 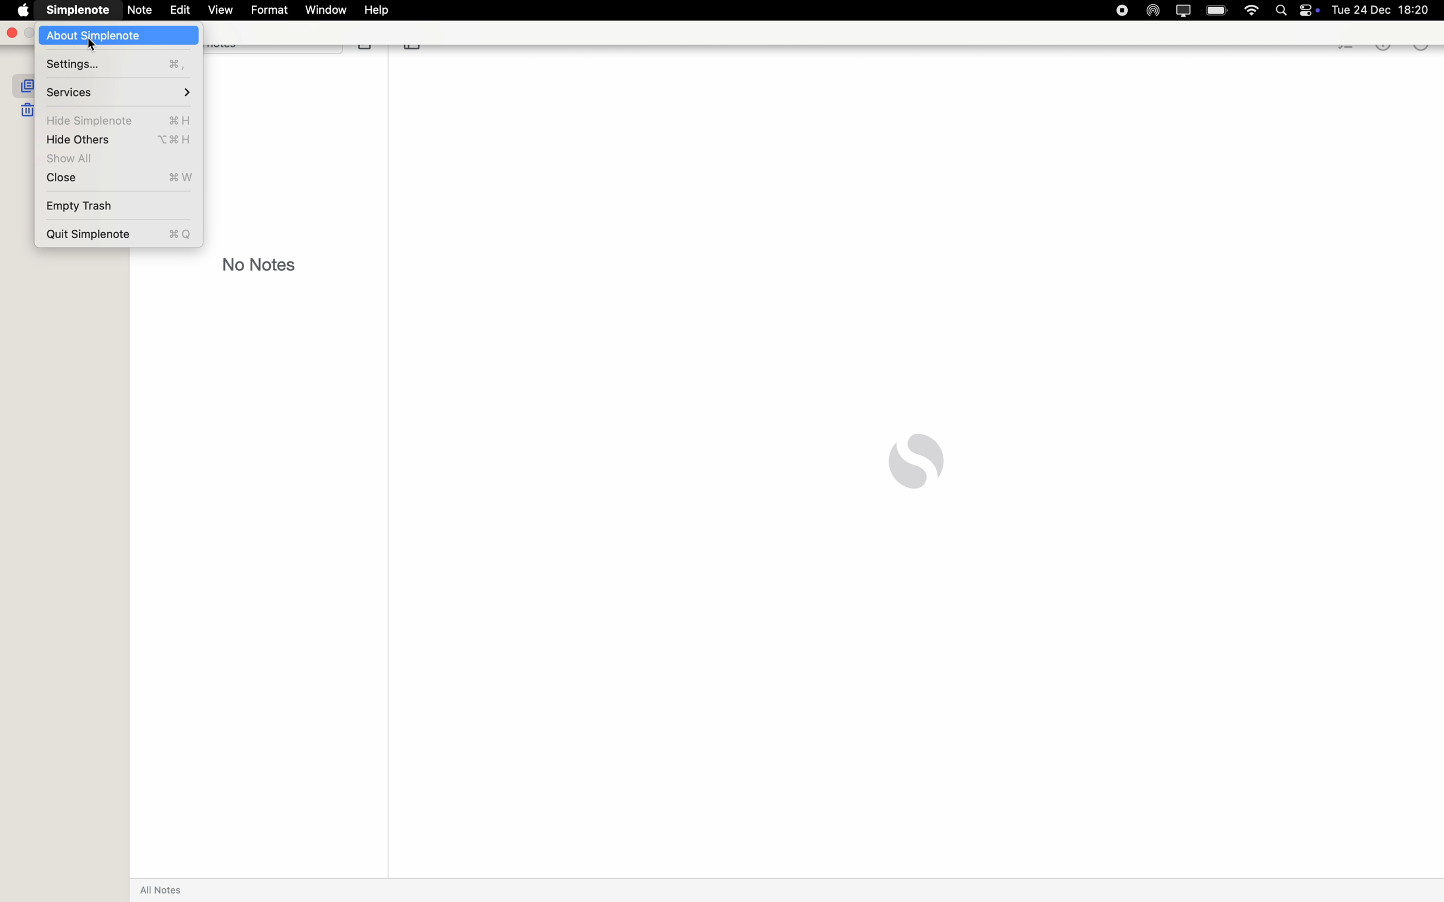 I want to click on hide Simplenote , so click(x=124, y=120).